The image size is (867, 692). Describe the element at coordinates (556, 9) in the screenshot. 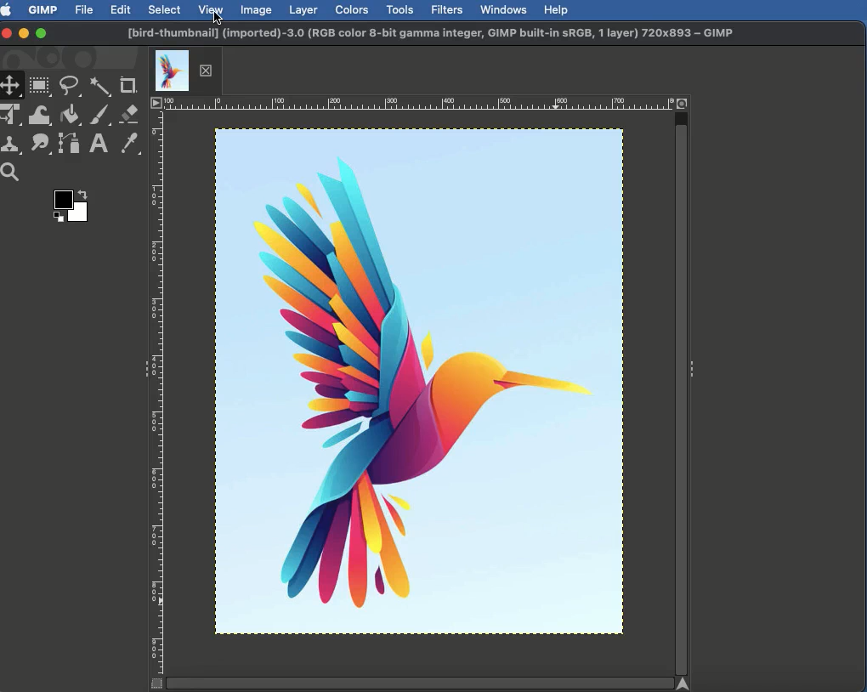

I see `Help` at that location.